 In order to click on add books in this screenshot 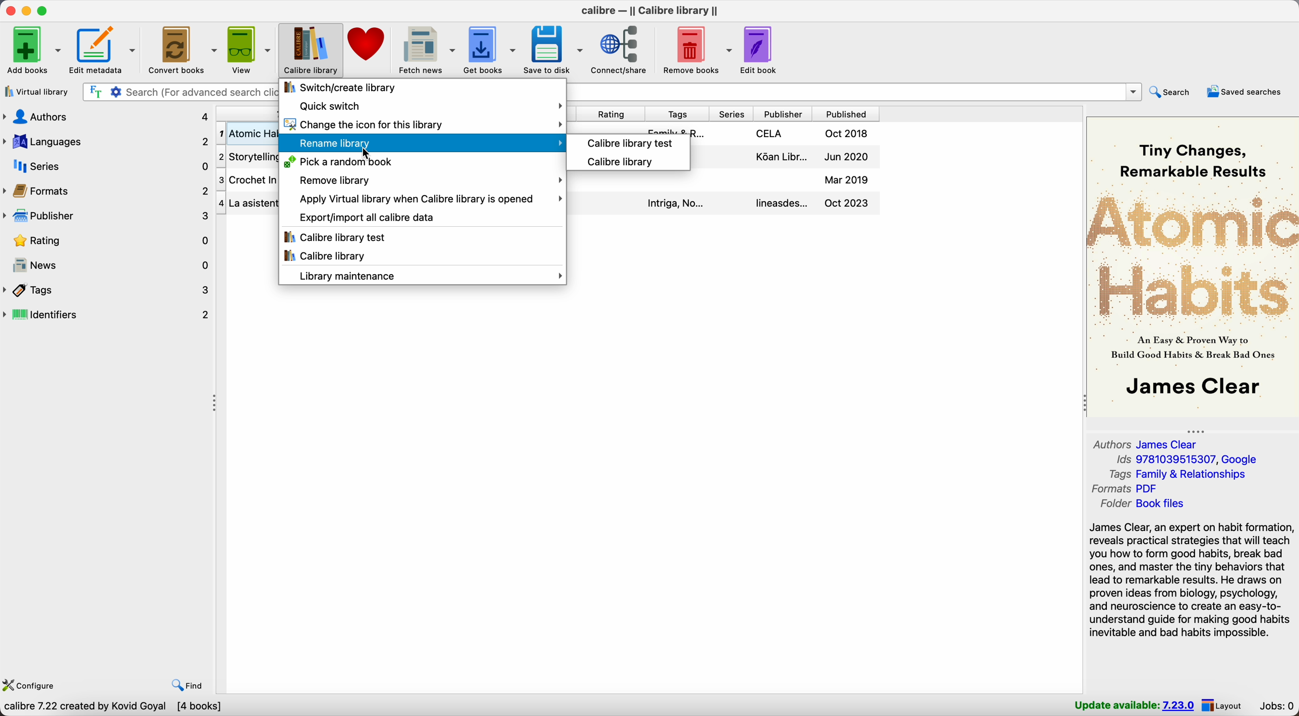, I will do `click(34, 50)`.